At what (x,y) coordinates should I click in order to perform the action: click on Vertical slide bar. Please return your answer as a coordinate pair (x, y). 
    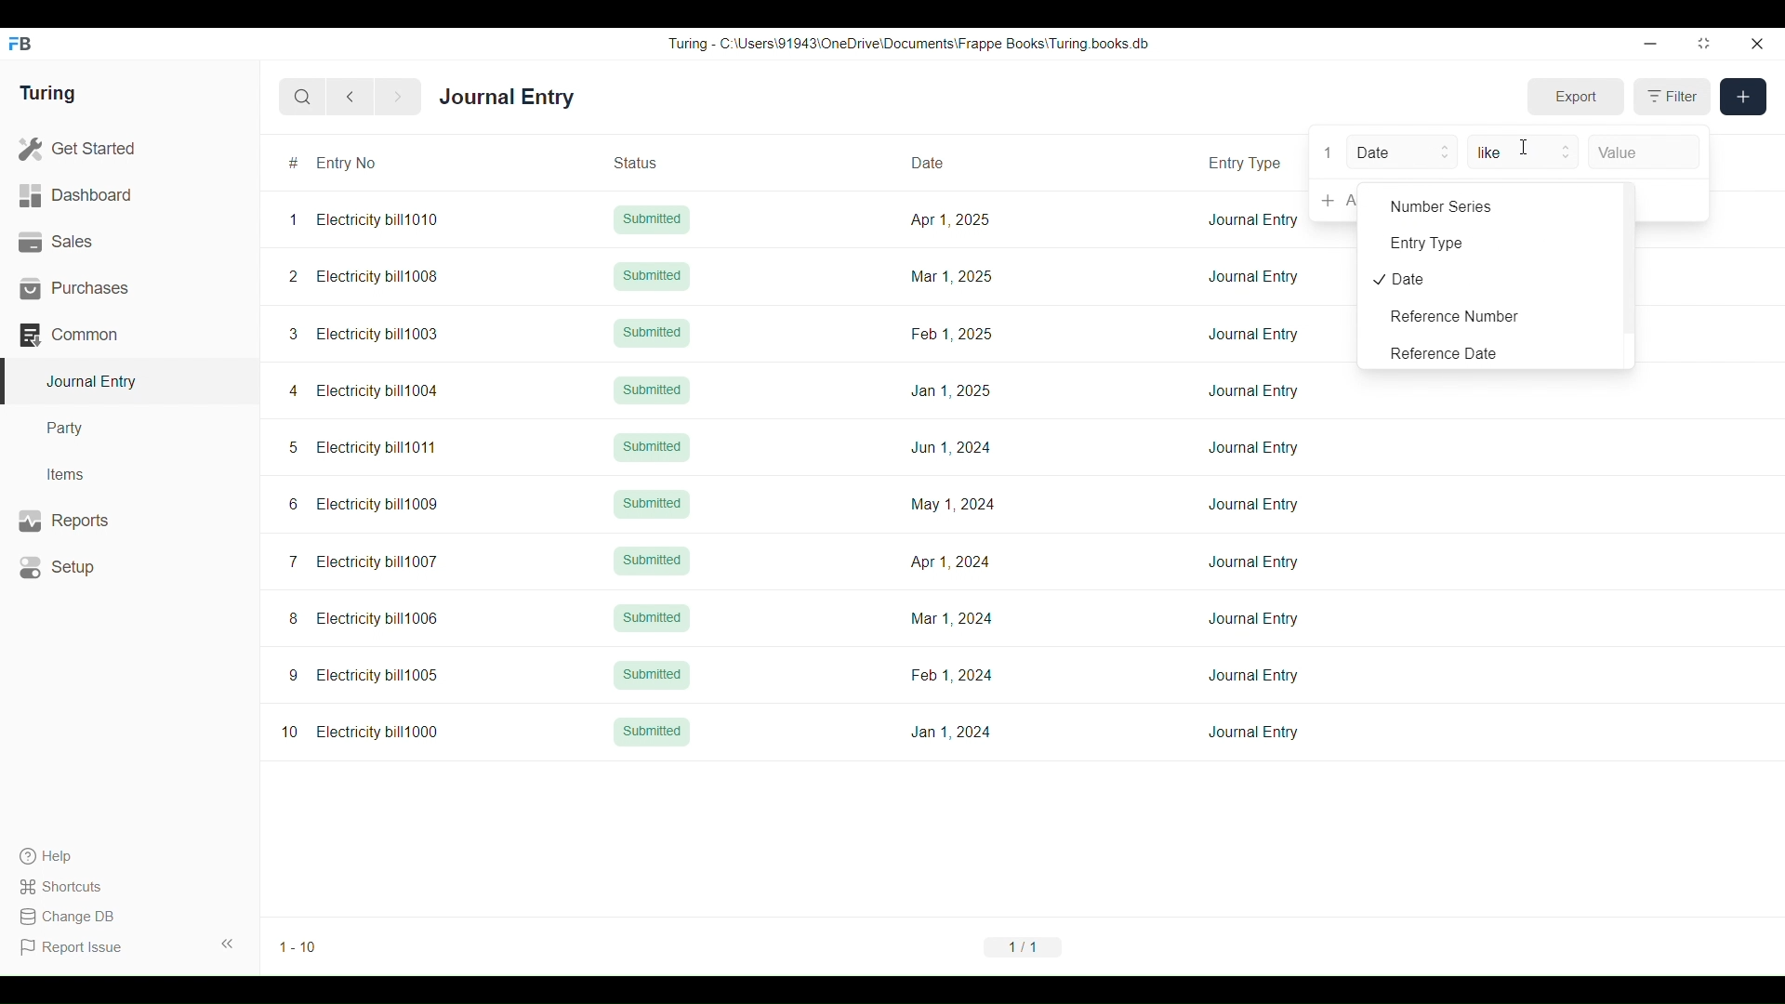
    Looking at the image, I should click on (1629, 274).